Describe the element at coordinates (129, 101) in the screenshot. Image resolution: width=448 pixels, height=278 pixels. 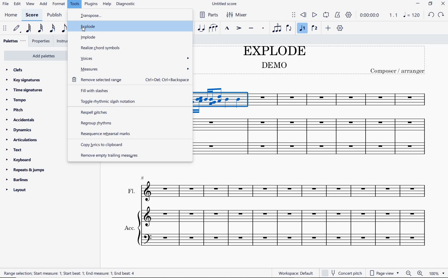
I see `toggle rhythmic slash notation` at that location.